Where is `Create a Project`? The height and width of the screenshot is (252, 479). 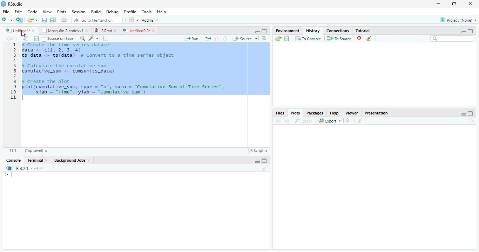
Create a Project is located at coordinates (20, 20).